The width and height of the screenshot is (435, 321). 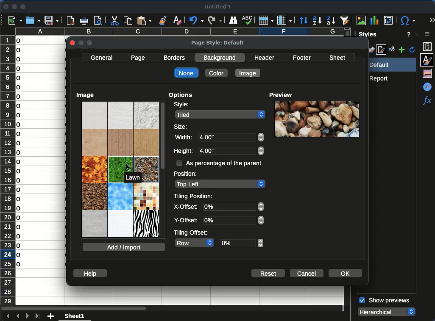 I want to click on help, so click(x=89, y=273).